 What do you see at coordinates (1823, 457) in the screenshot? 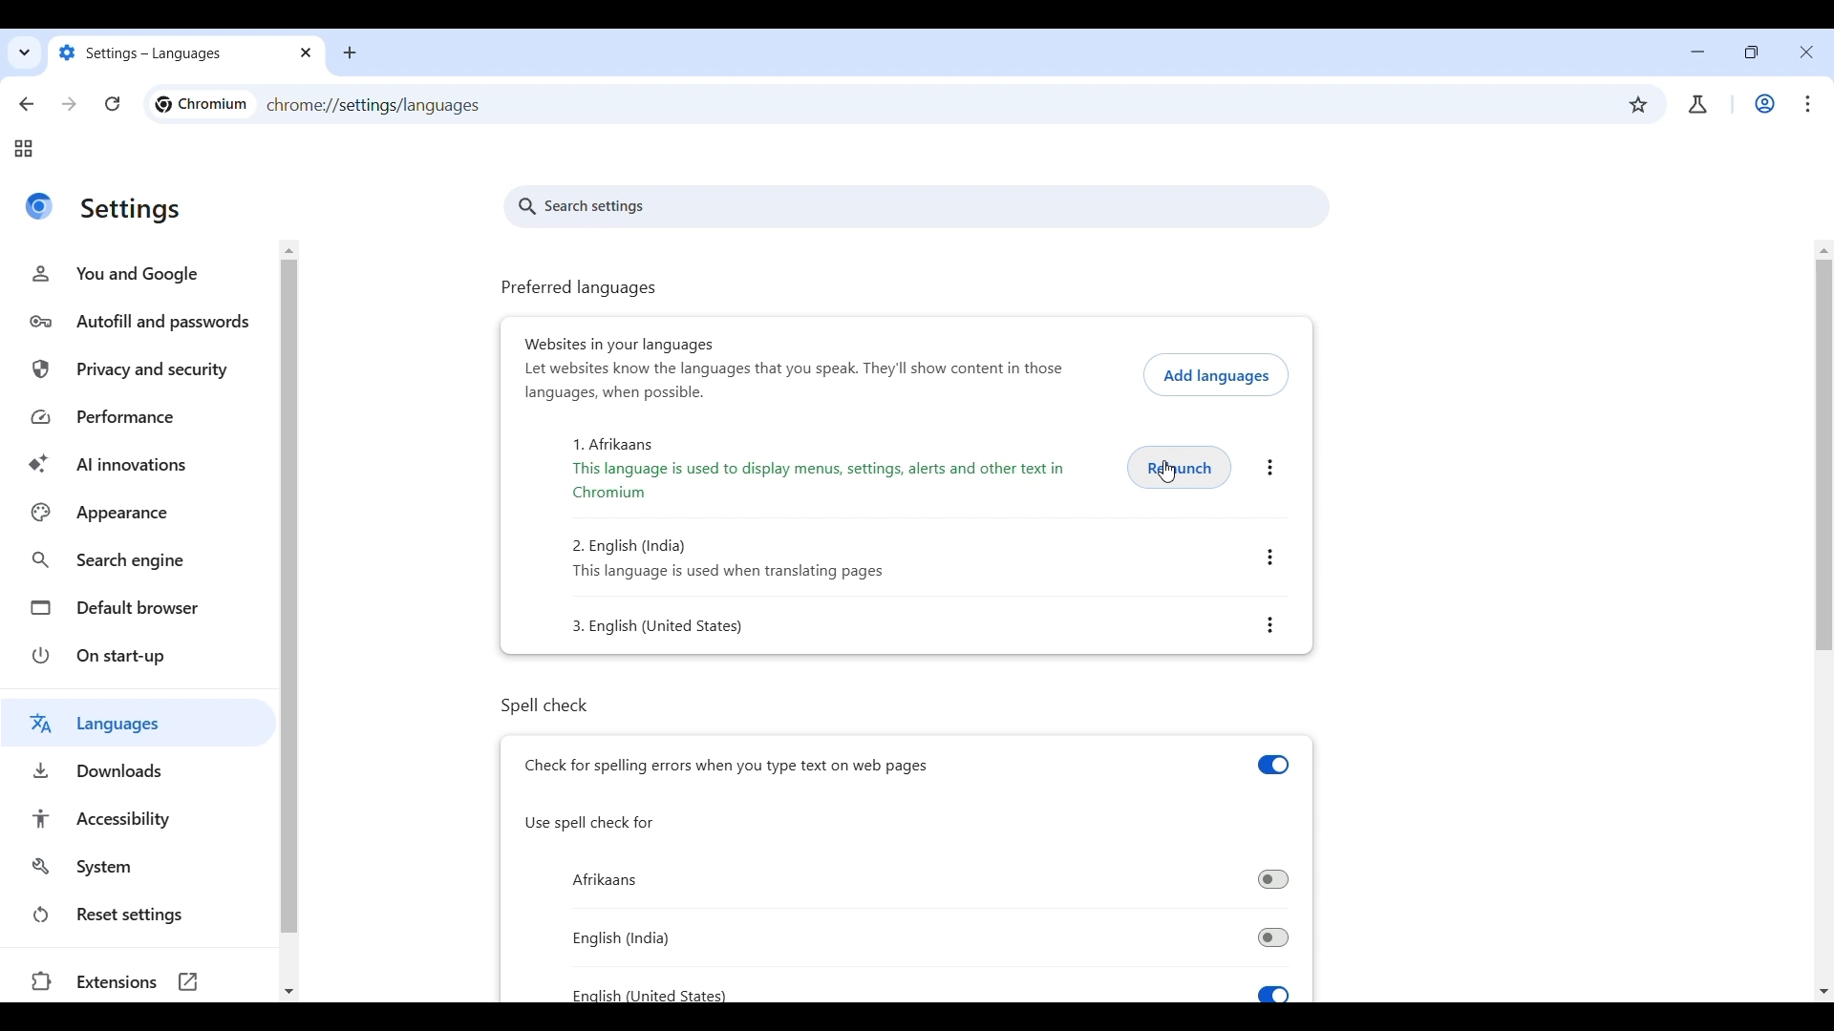
I see `Vertical slide bar` at bounding box center [1823, 457].